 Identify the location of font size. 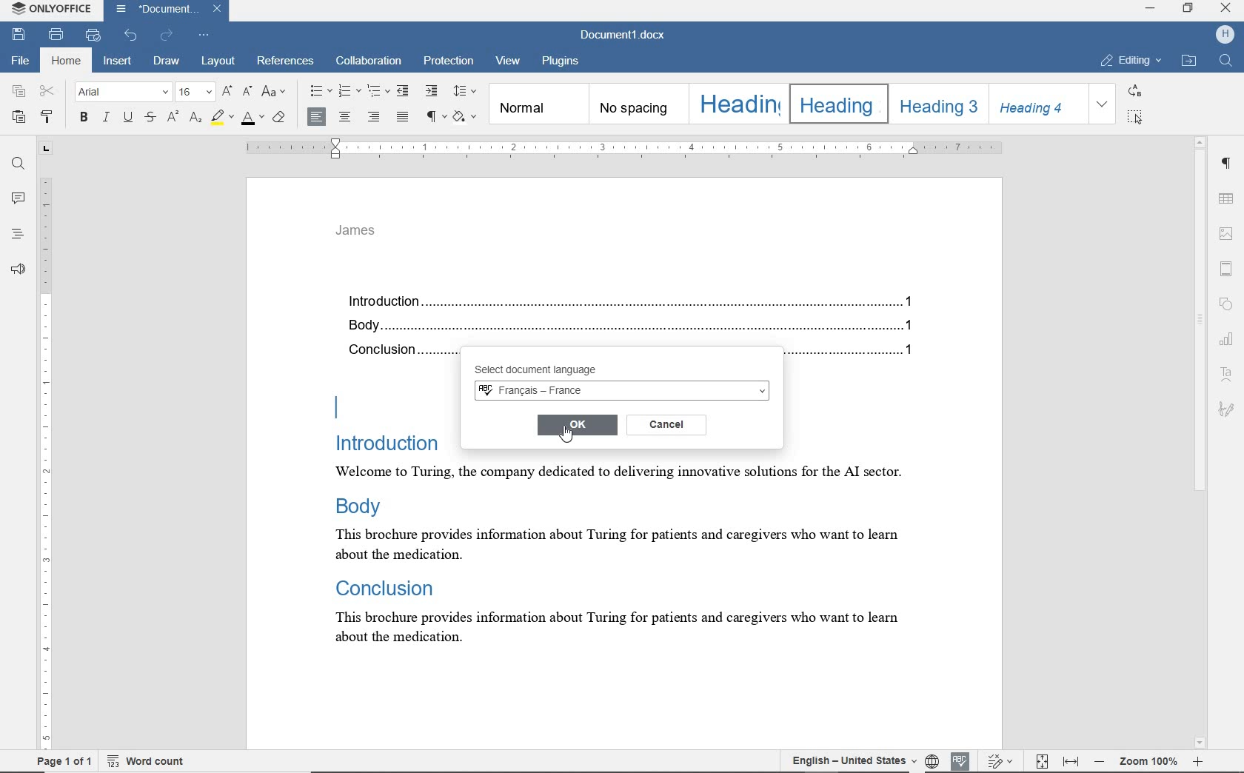
(195, 93).